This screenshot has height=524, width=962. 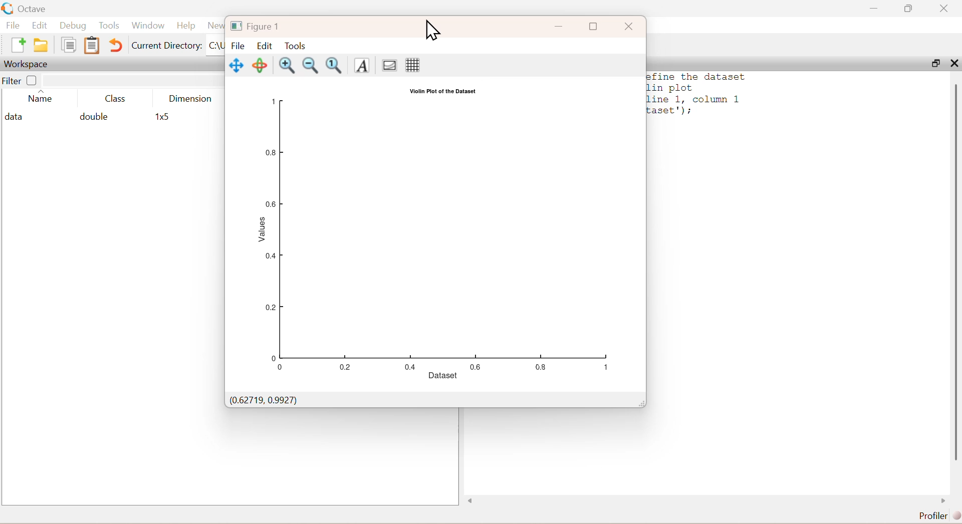 What do you see at coordinates (296, 47) in the screenshot?
I see `tools` at bounding box center [296, 47].